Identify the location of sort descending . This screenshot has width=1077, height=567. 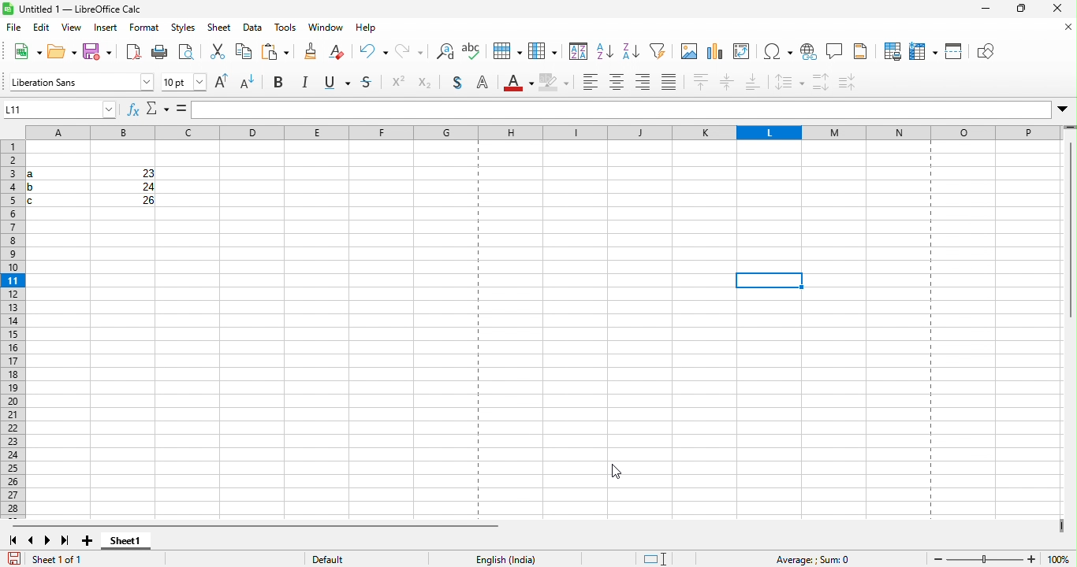
(605, 51).